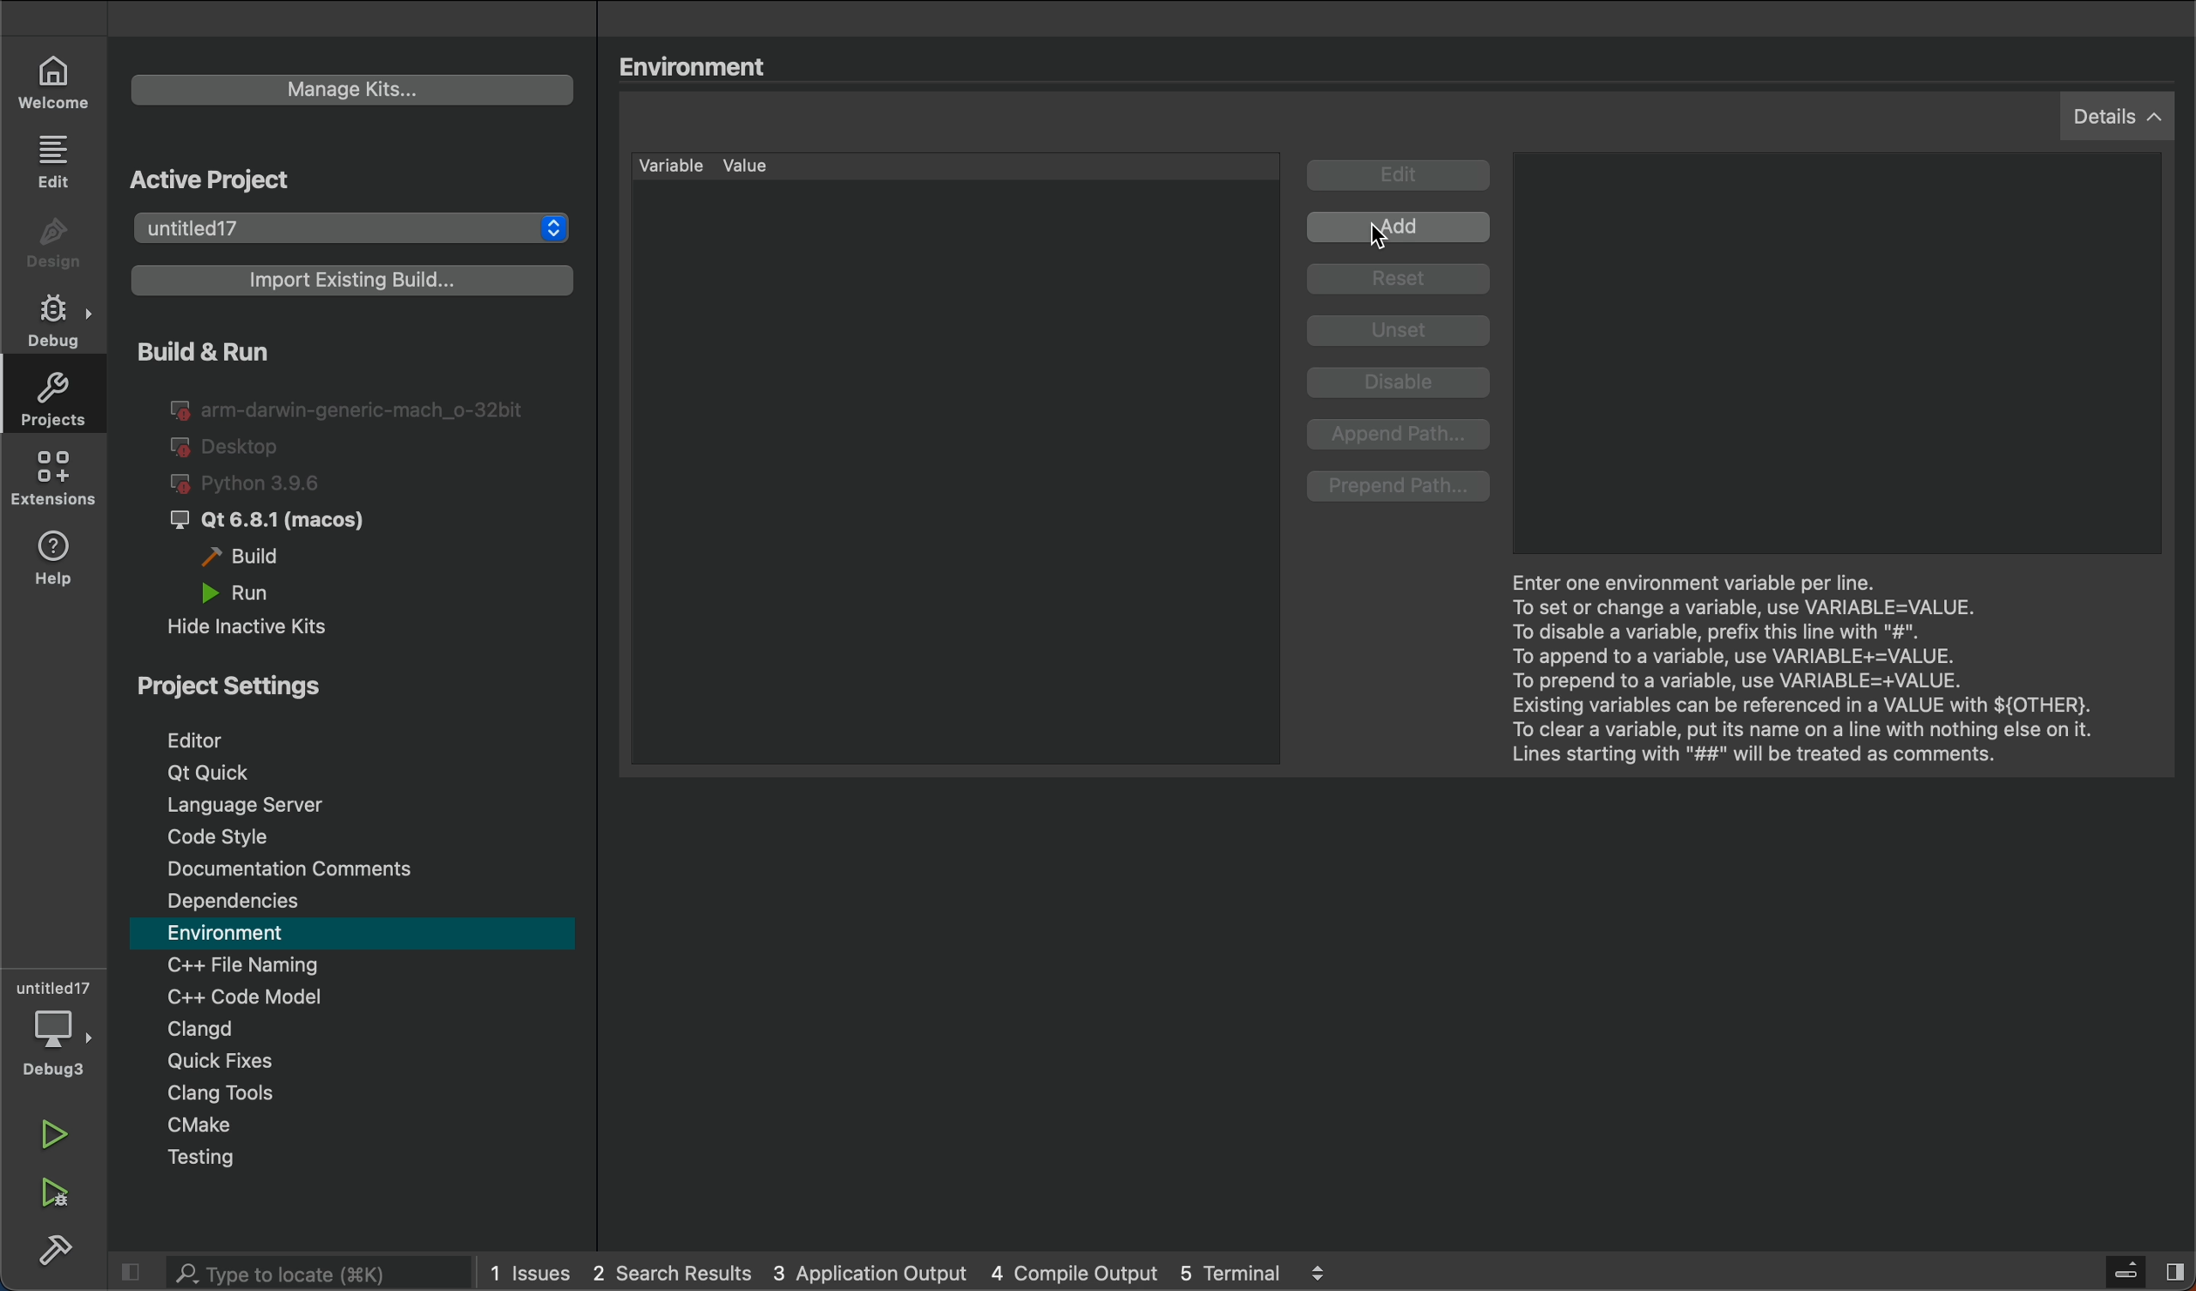 The width and height of the screenshot is (2196, 1291). I want to click on hide inactive kits, so click(266, 625).